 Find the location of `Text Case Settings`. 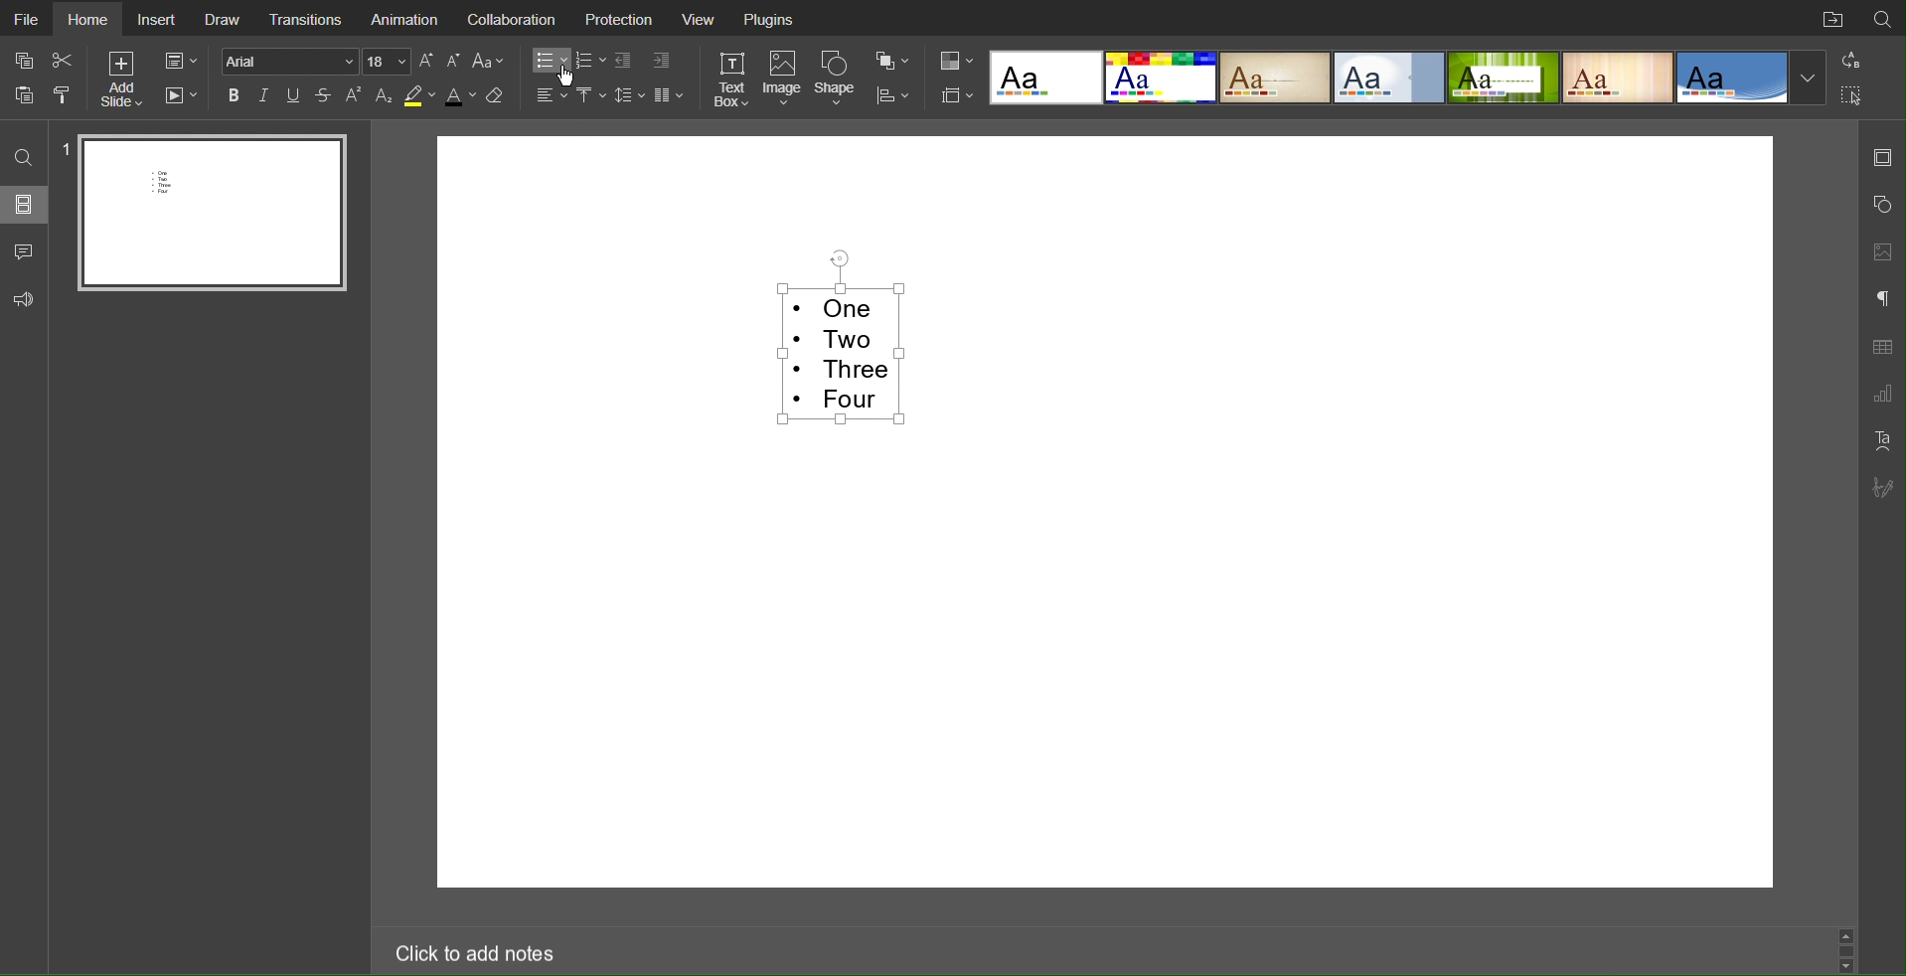

Text Case Settings is located at coordinates (485, 62).